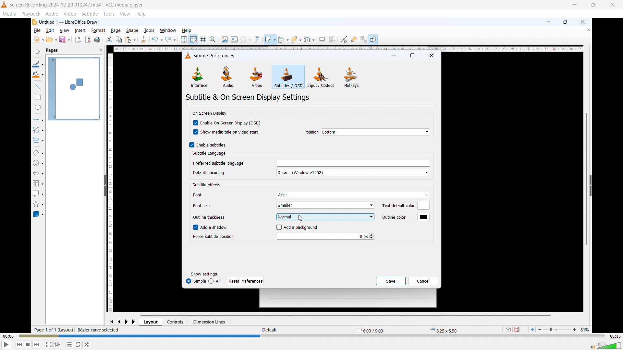  I want to click on Select preferred subtitle language , so click(353, 163).